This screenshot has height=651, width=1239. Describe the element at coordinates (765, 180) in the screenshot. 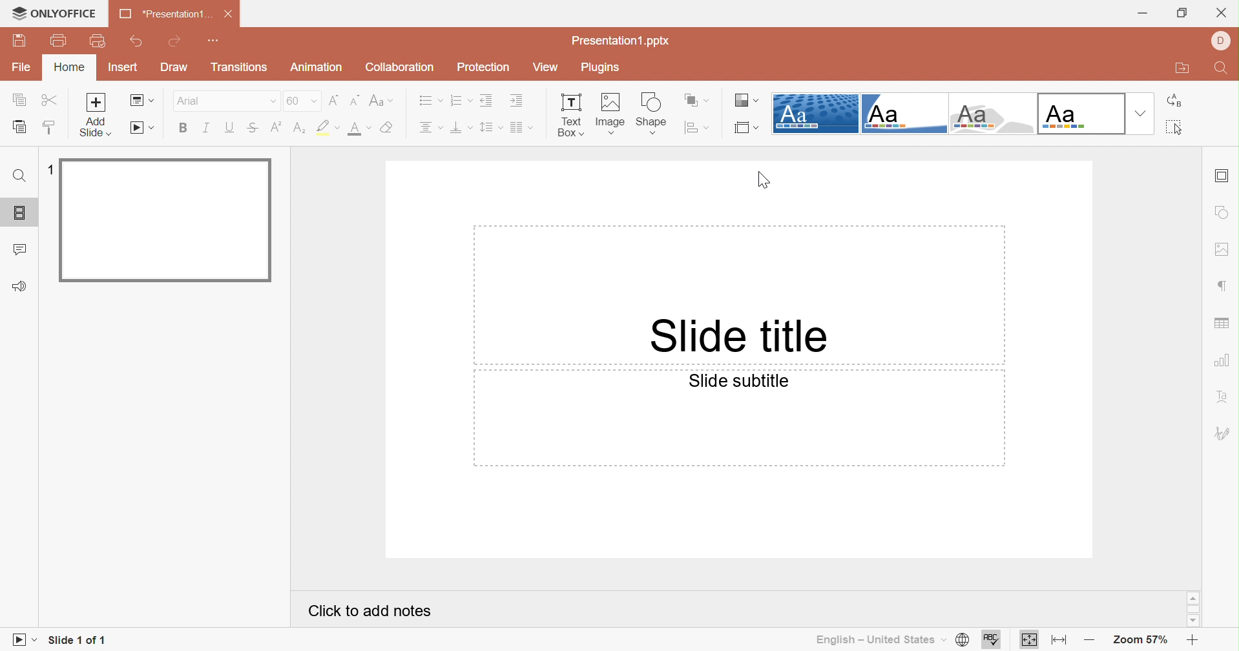

I see `Cursor` at that location.